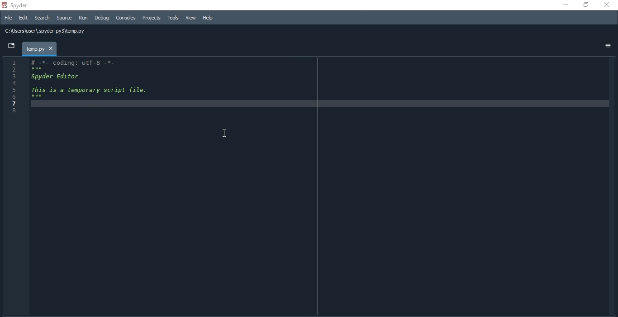 This screenshot has height=317, width=618. What do you see at coordinates (127, 19) in the screenshot?
I see `Consoles` at bounding box center [127, 19].